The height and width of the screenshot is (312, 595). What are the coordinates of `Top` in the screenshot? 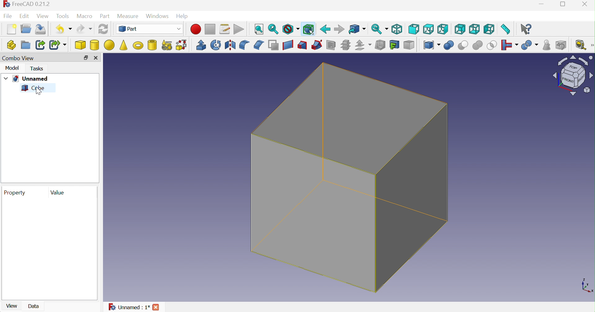 It's located at (429, 30).